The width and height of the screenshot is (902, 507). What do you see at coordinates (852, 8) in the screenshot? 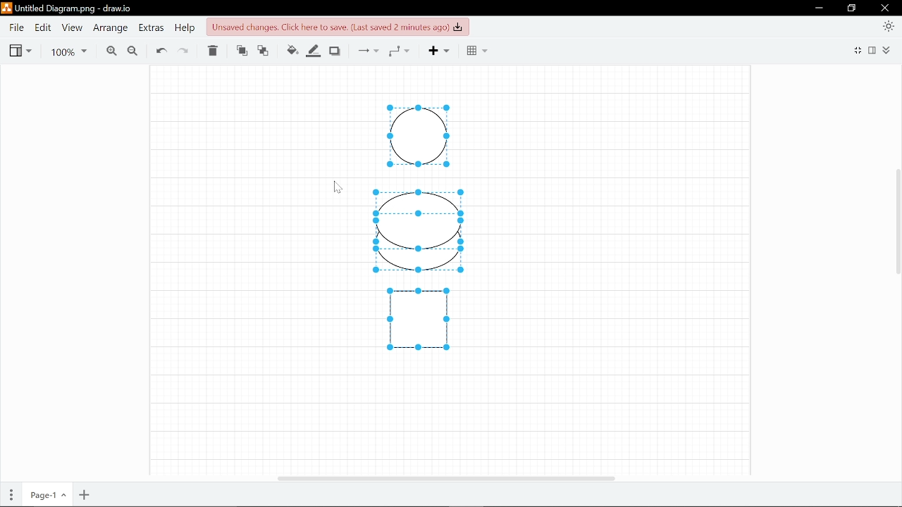
I see `Restore down` at bounding box center [852, 8].